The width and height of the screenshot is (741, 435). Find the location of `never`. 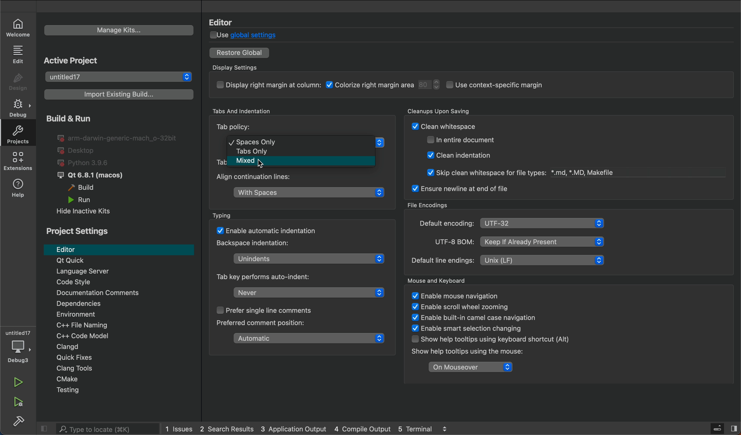

never is located at coordinates (304, 292).